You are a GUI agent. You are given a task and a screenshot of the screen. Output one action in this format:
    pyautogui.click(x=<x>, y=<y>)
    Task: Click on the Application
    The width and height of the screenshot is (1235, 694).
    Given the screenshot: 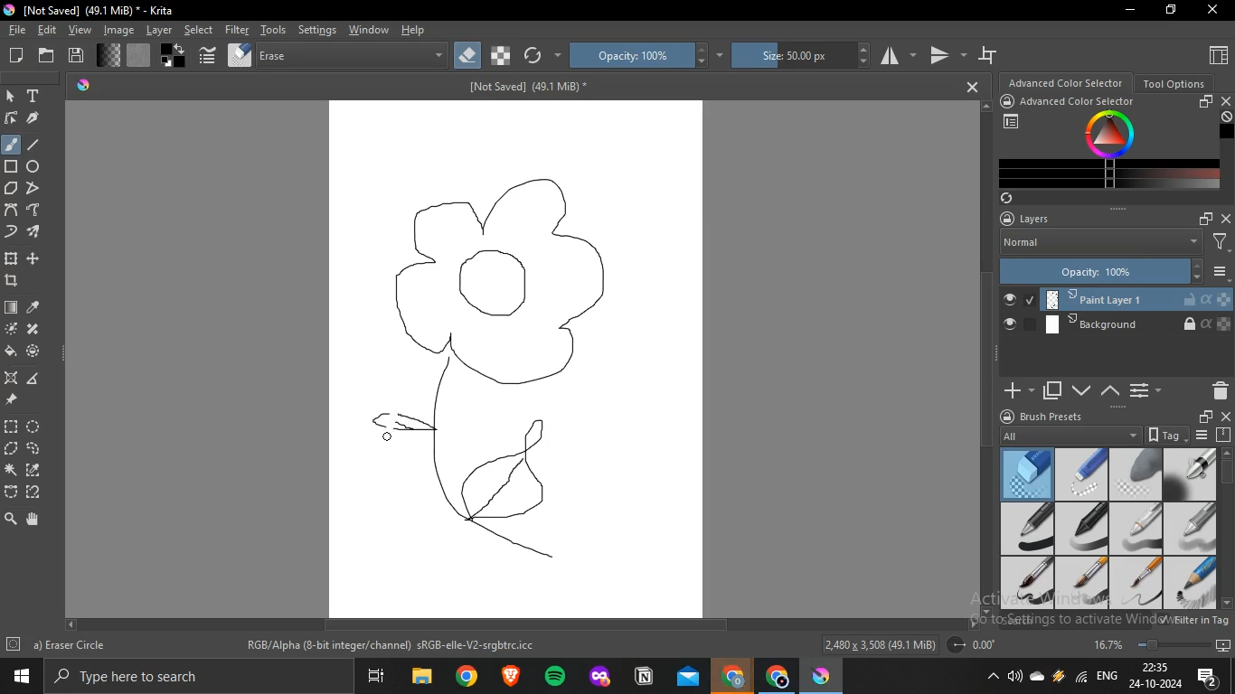 What is the action you would take?
    pyautogui.click(x=825, y=675)
    